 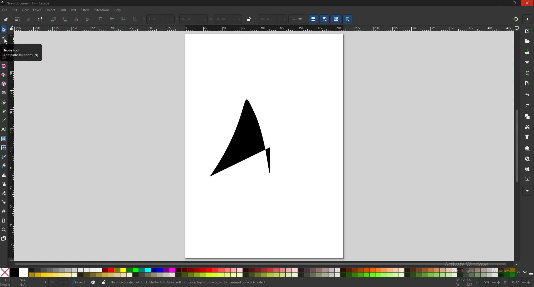 I want to click on cut, so click(x=527, y=127).